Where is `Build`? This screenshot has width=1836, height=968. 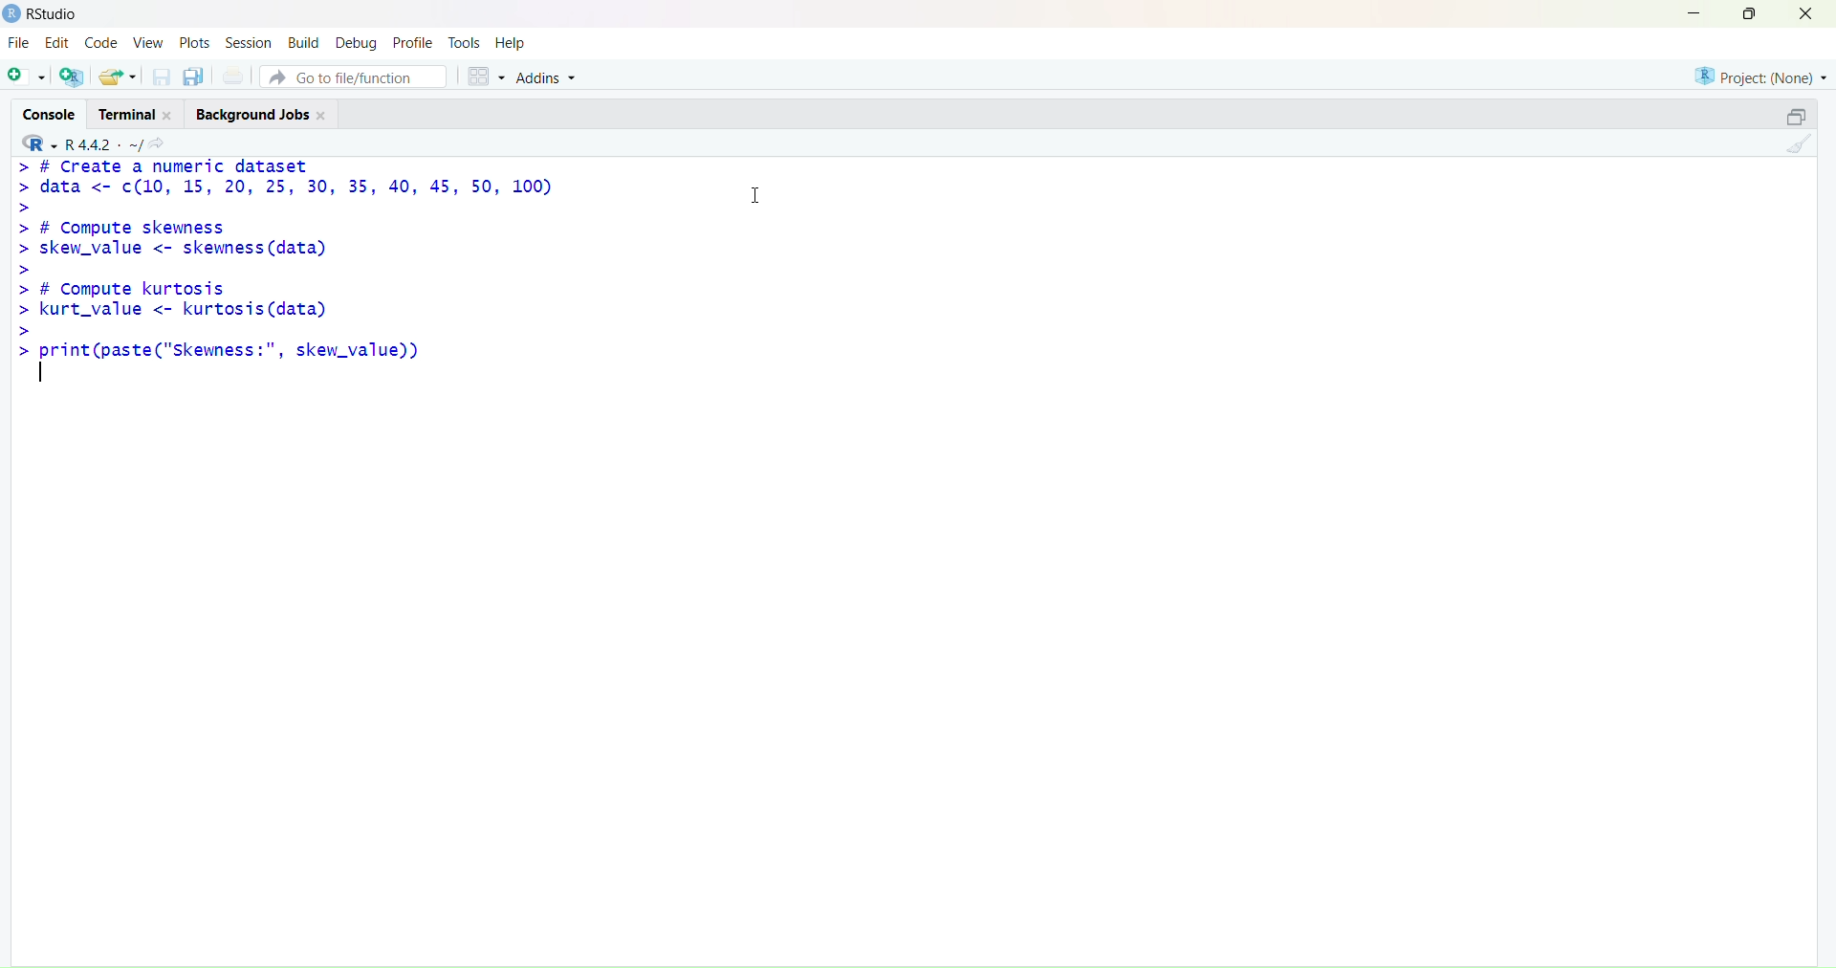 Build is located at coordinates (303, 41).